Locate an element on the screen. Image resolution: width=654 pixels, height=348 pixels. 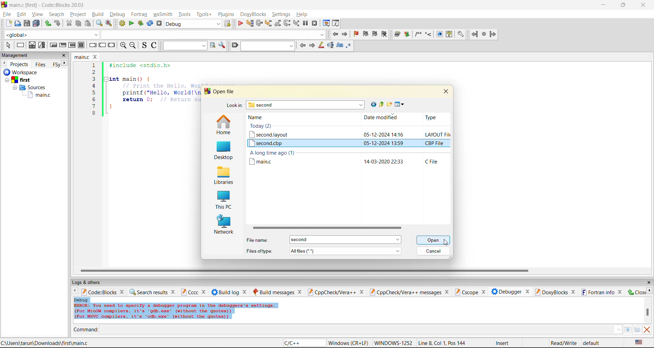
close is located at coordinates (361, 292).